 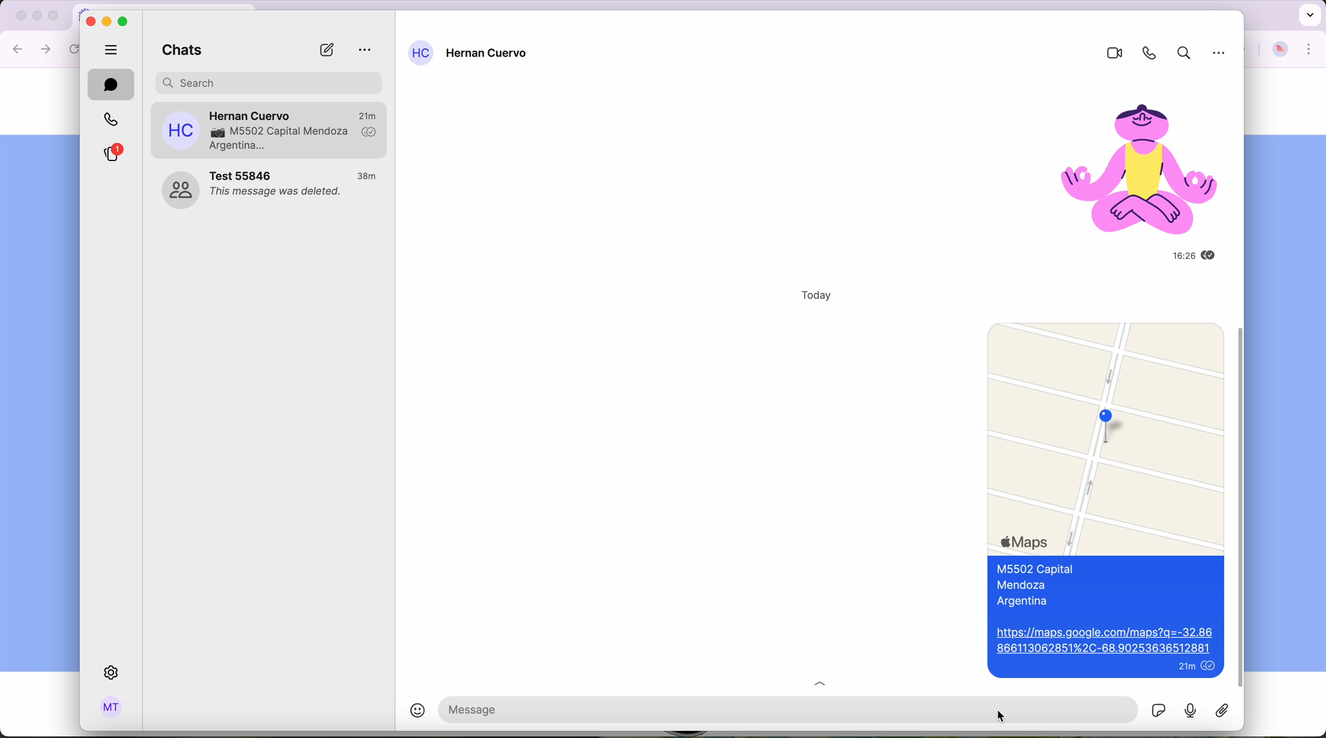 I want to click on search, so click(x=1181, y=55).